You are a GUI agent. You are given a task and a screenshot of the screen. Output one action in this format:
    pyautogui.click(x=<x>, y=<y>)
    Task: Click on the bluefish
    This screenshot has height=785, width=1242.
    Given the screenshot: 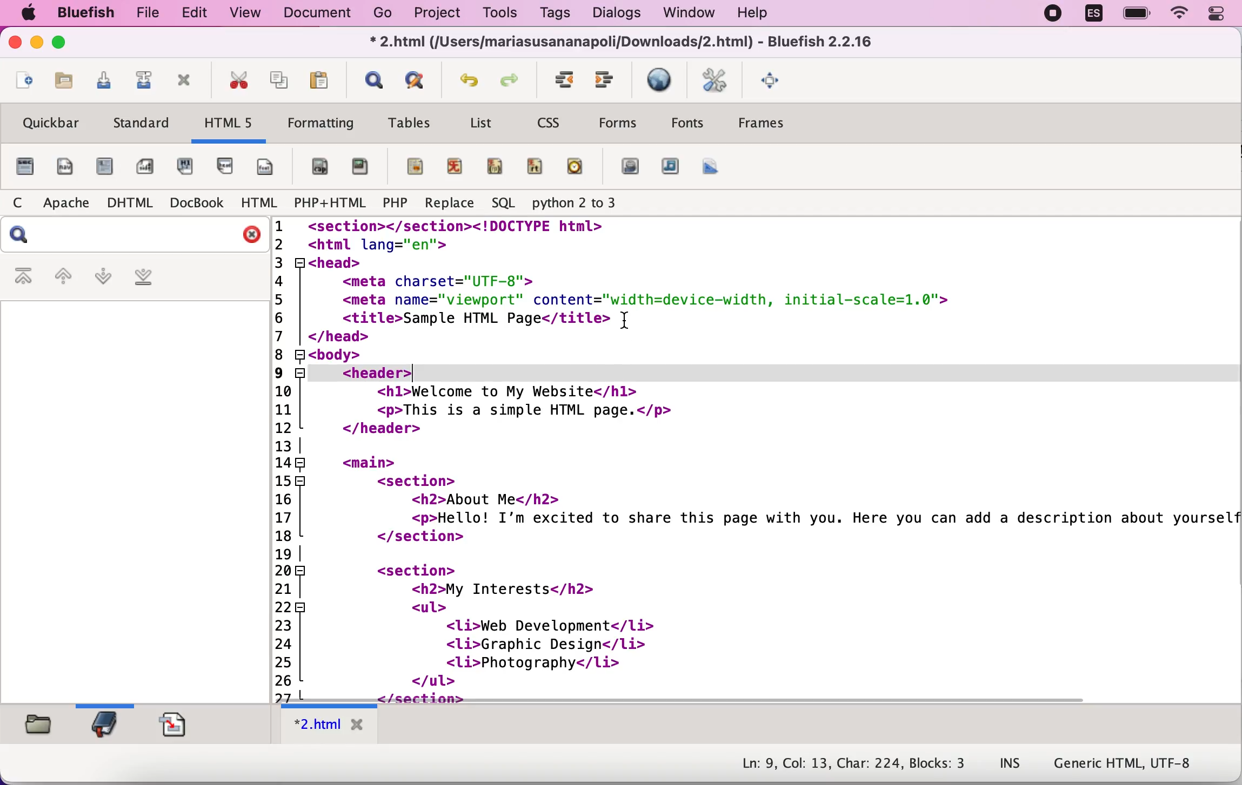 What is the action you would take?
    pyautogui.click(x=87, y=13)
    